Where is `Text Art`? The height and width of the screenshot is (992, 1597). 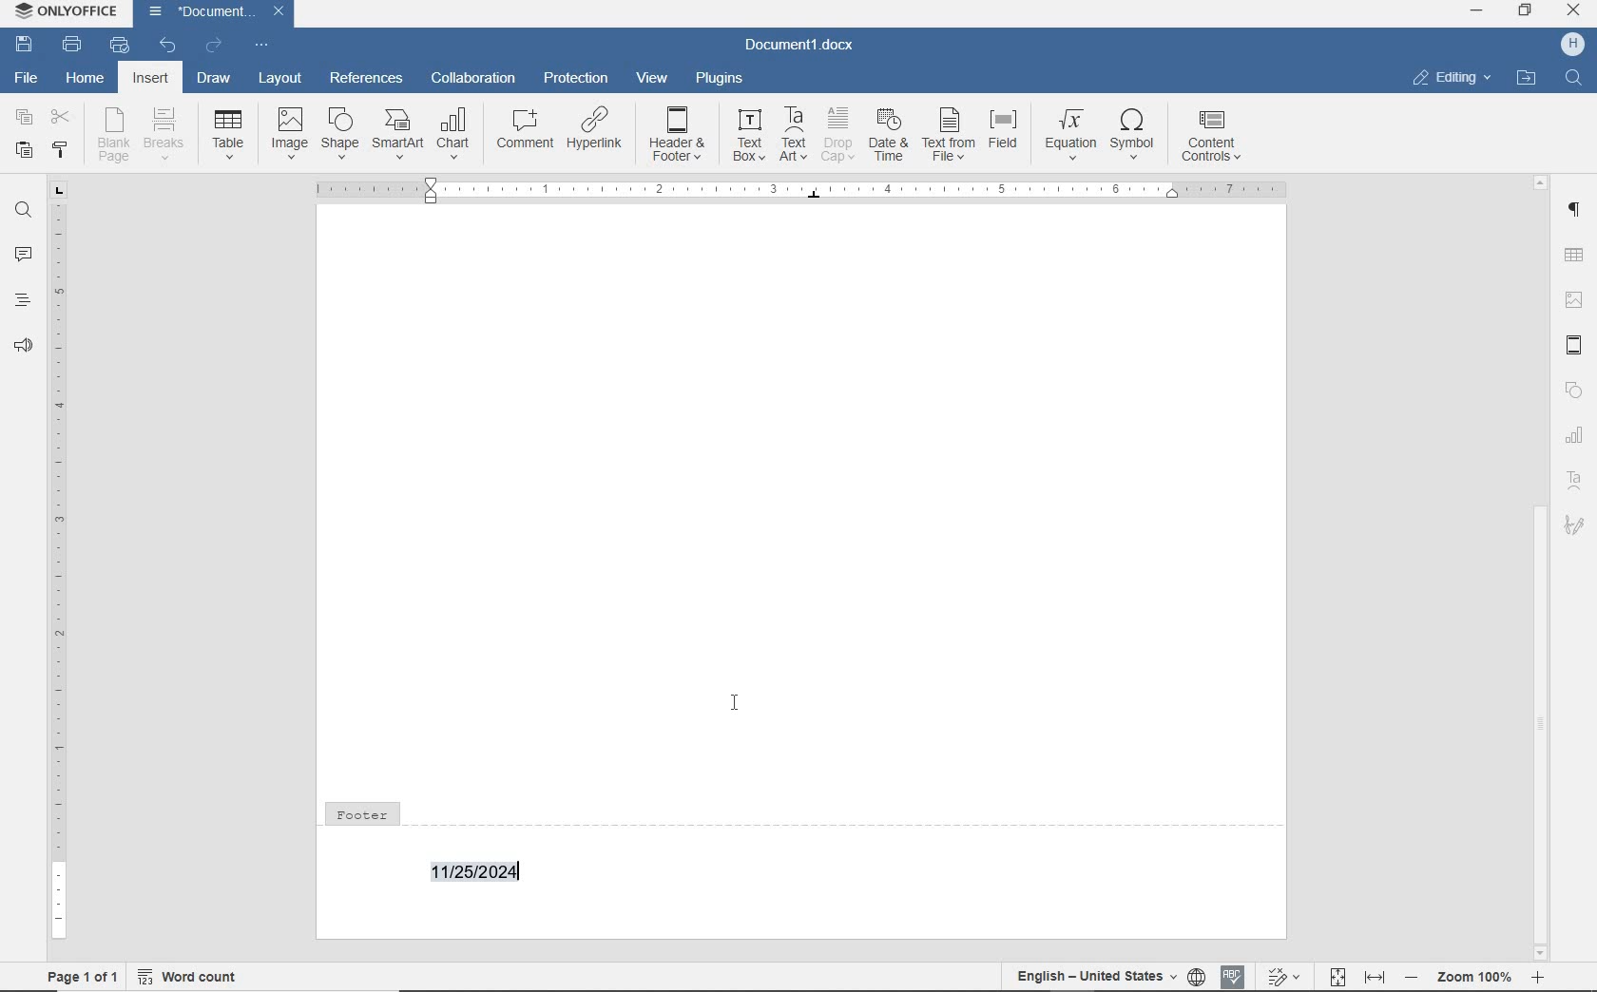 Text Art is located at coordinates (1574, 484).